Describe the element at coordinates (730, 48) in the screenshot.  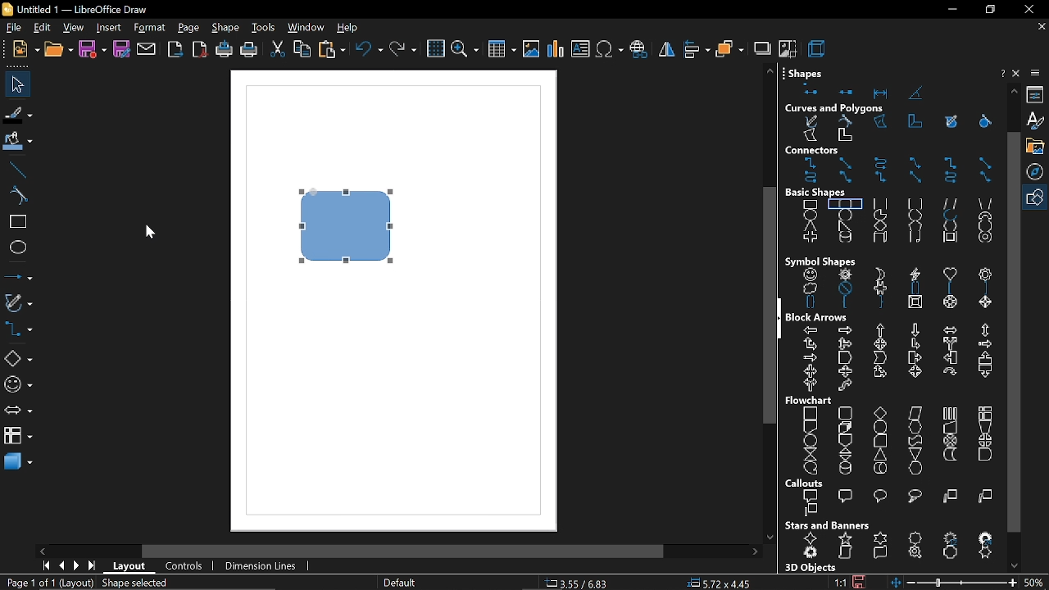
I see `arrange` at that location.